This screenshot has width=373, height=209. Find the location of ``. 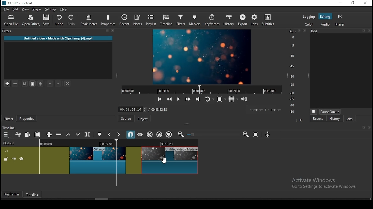

 is located at coordinates (369, 128).